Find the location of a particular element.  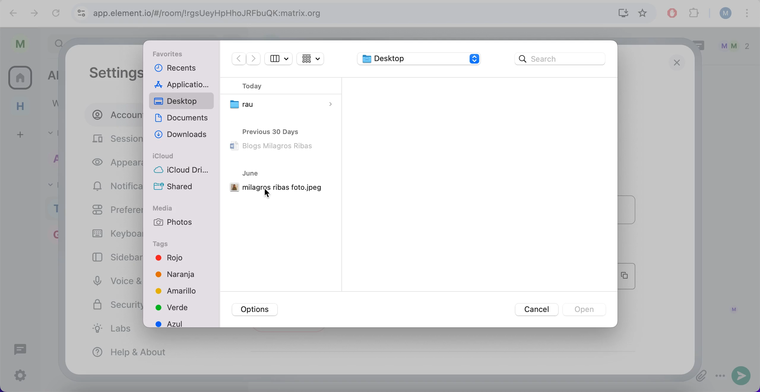

keyboard is located at coordinates (113, 233).